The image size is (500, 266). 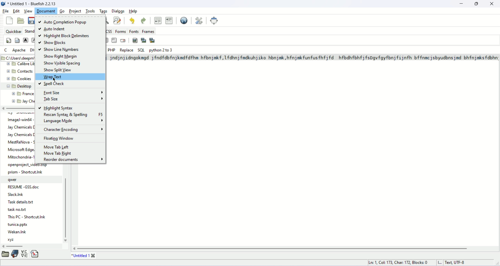 What do you see at coordinates (62, 56) in the screenshot?
I see `show right margin` at bounding box center [62, 56].